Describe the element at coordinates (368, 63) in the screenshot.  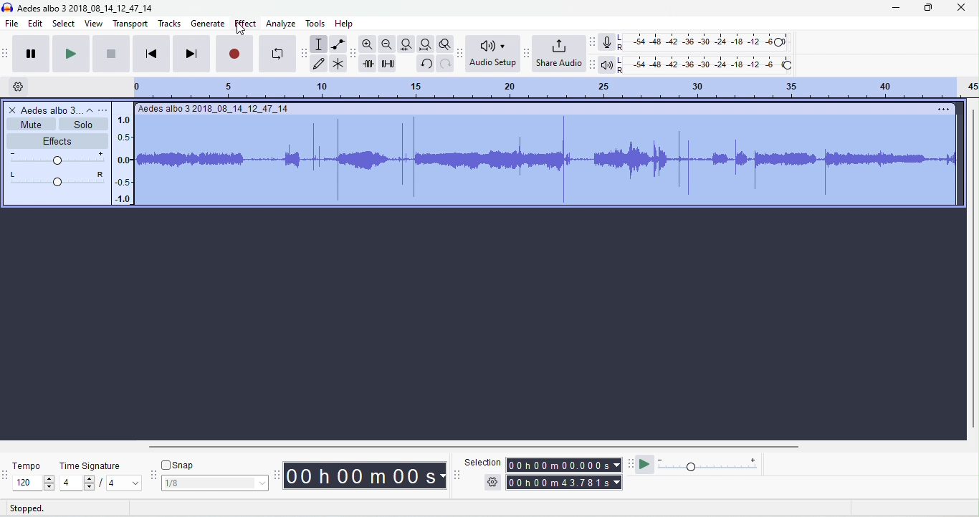
I see `trim outside selection` at that location.